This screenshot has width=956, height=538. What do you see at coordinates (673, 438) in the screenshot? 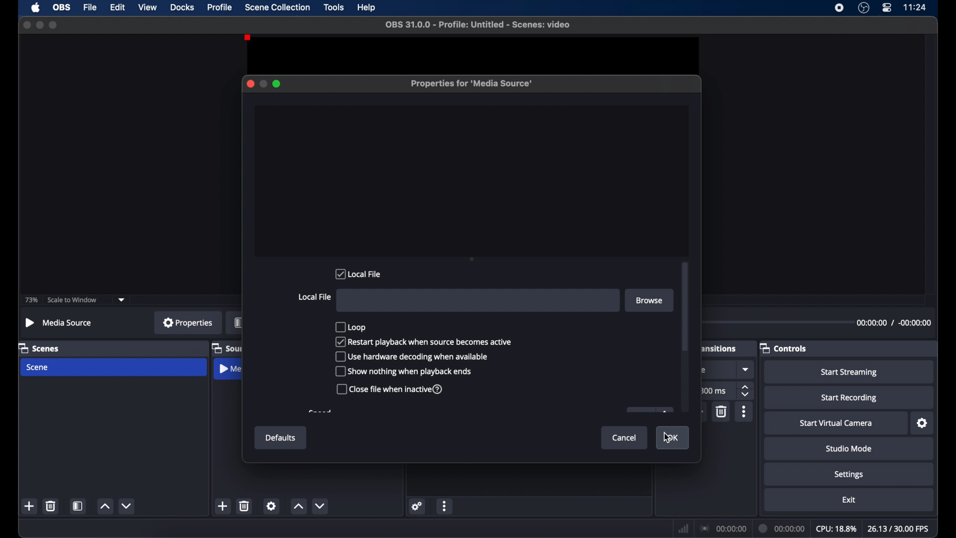
I see `ok` at bounding box center [673, 438].